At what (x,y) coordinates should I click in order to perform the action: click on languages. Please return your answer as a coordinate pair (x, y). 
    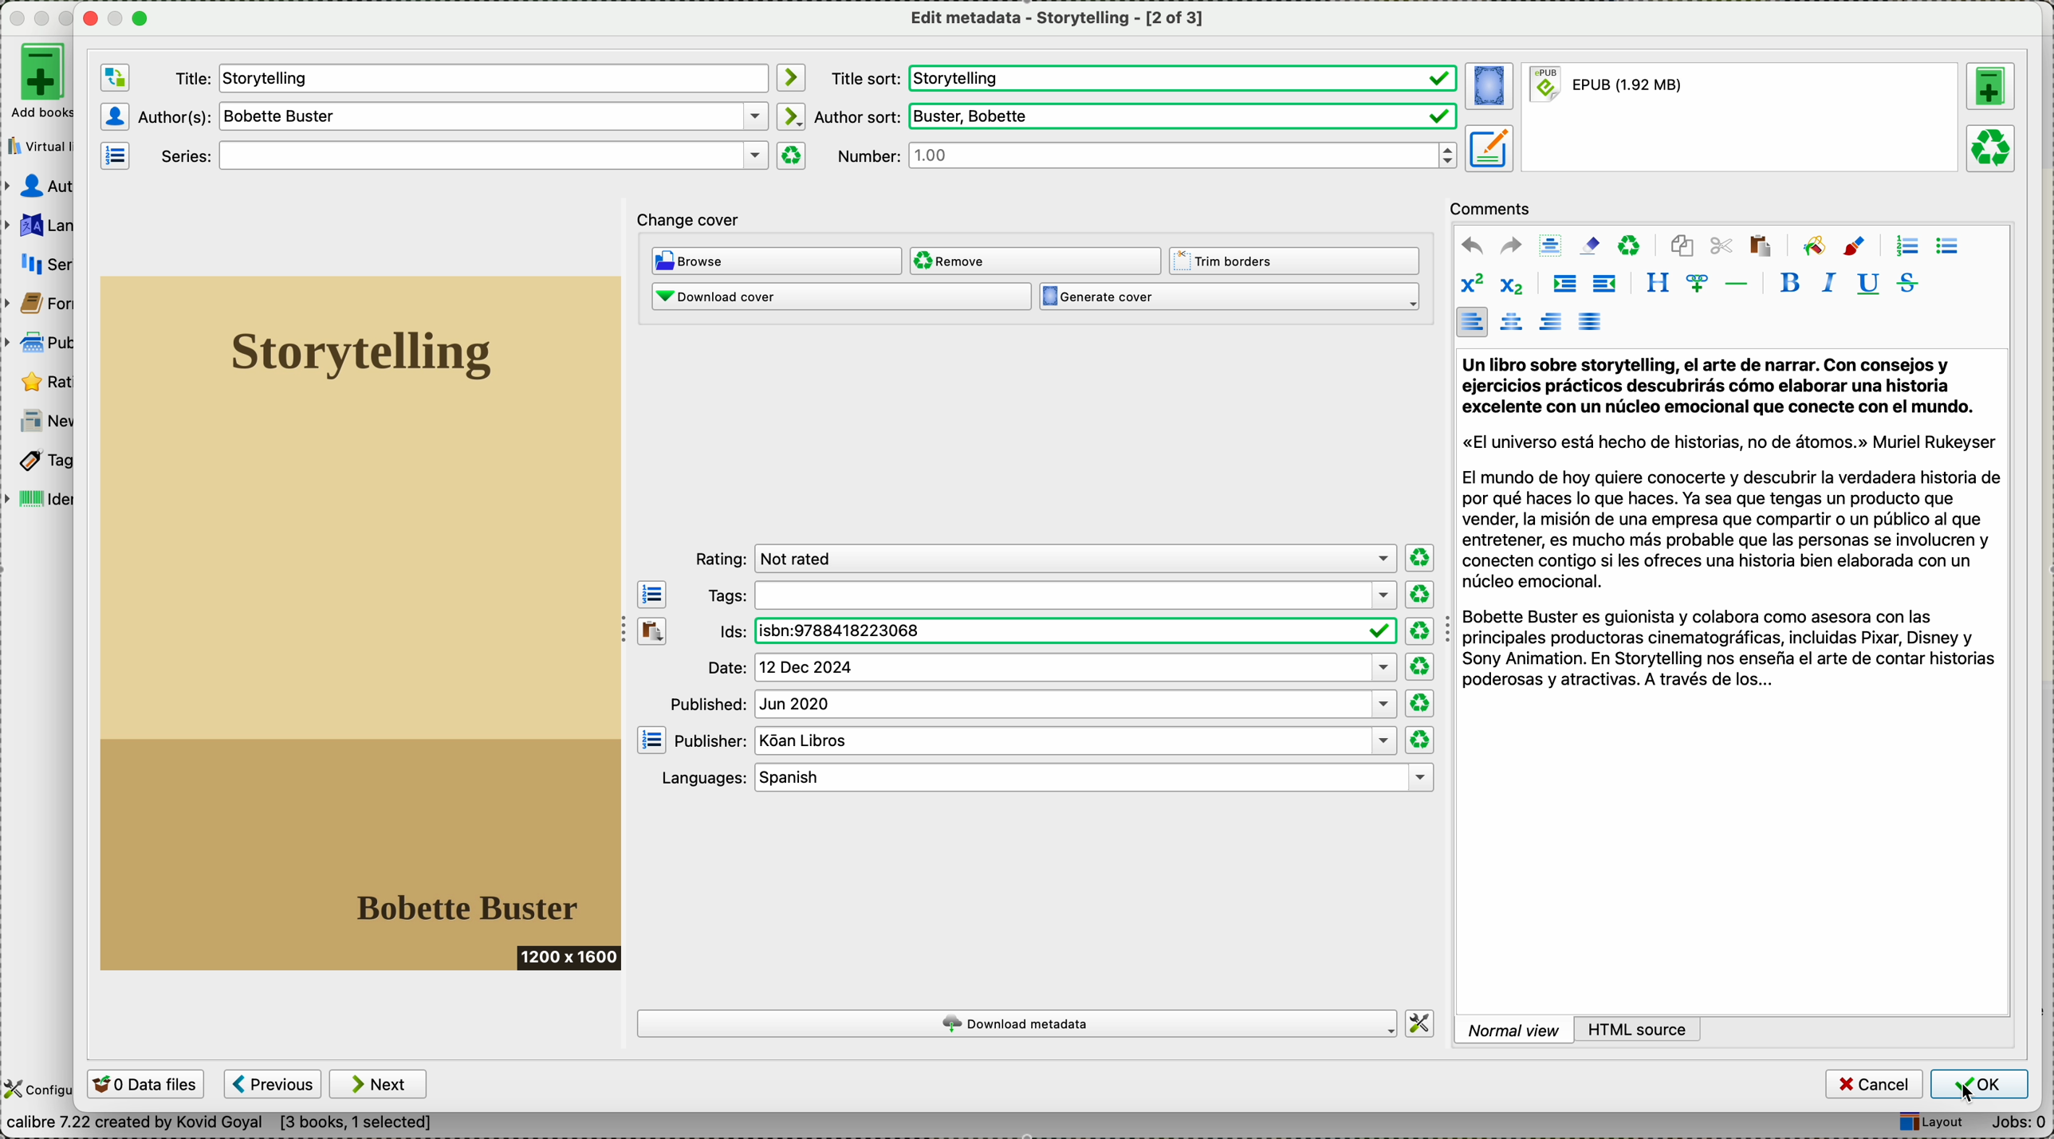
    Looking at the image, I should click on (1048, 777).